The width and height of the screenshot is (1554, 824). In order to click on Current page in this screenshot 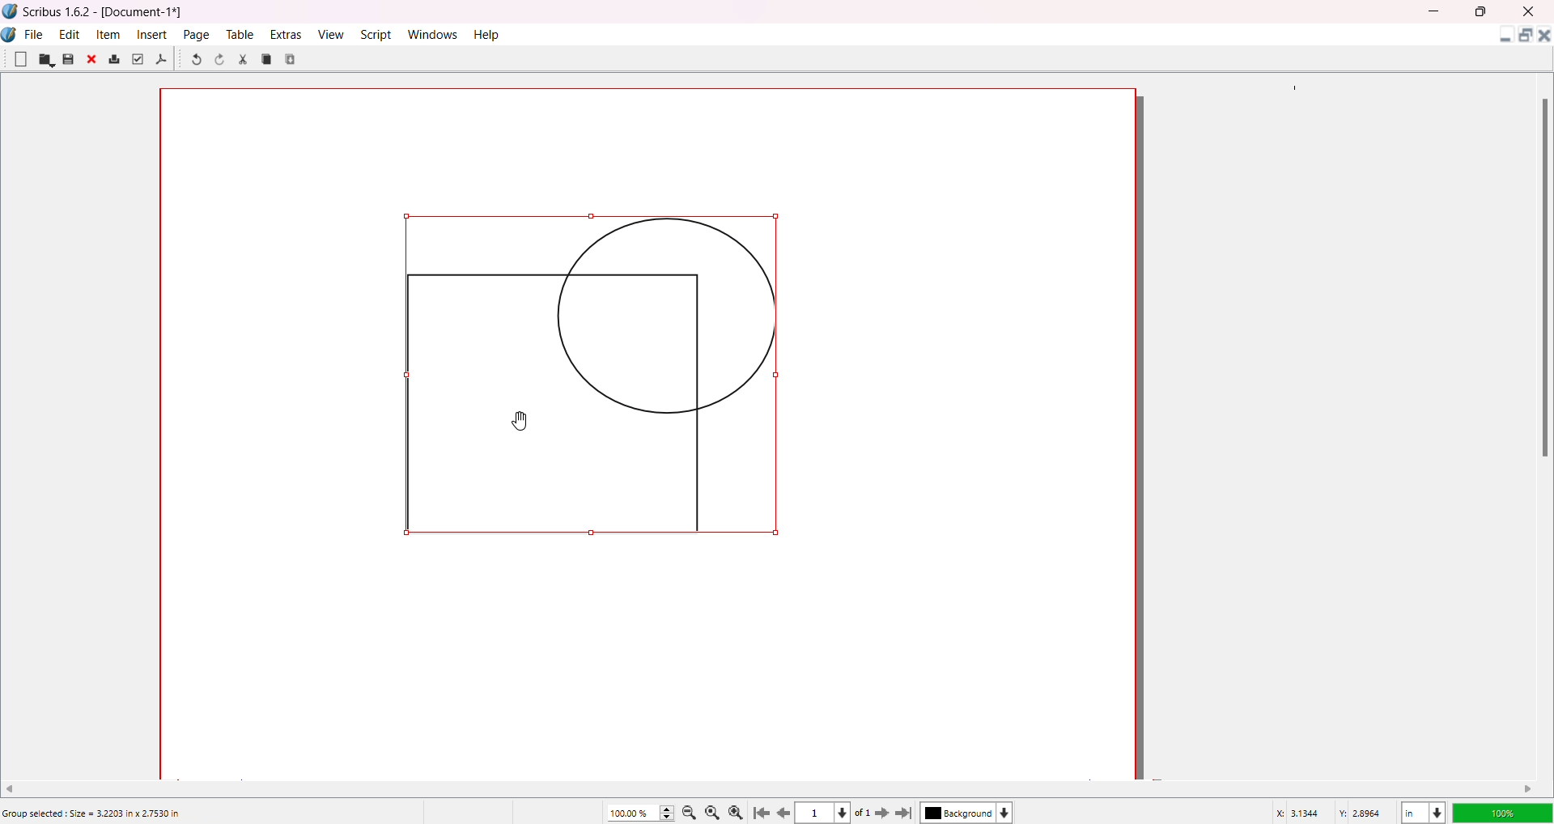, I will do `click(817, 813)`.